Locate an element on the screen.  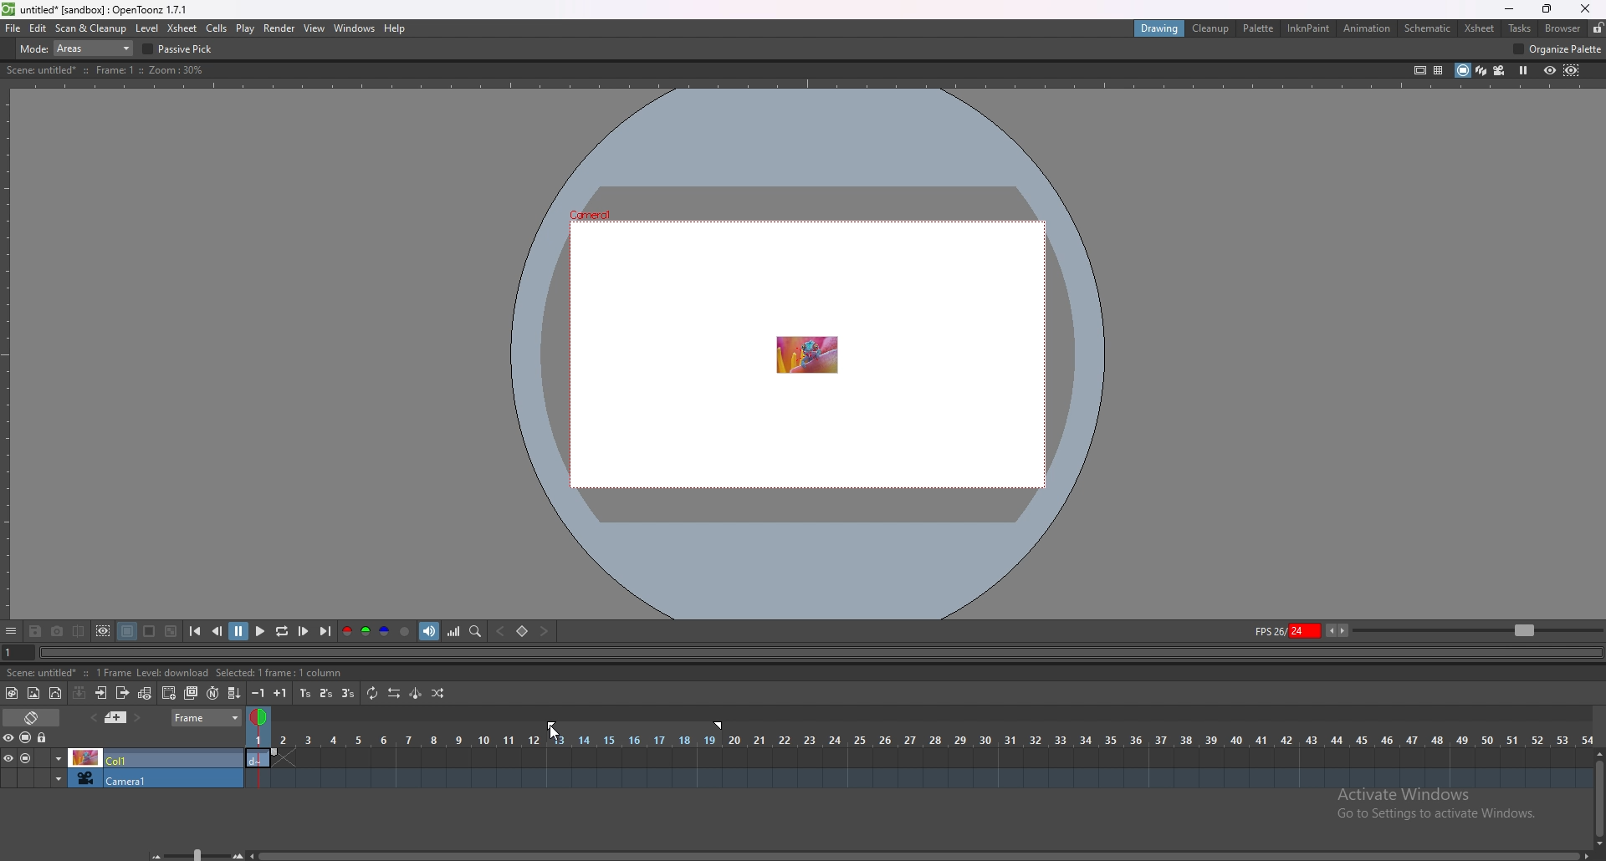
resize is located at coordinates (1547, 9).